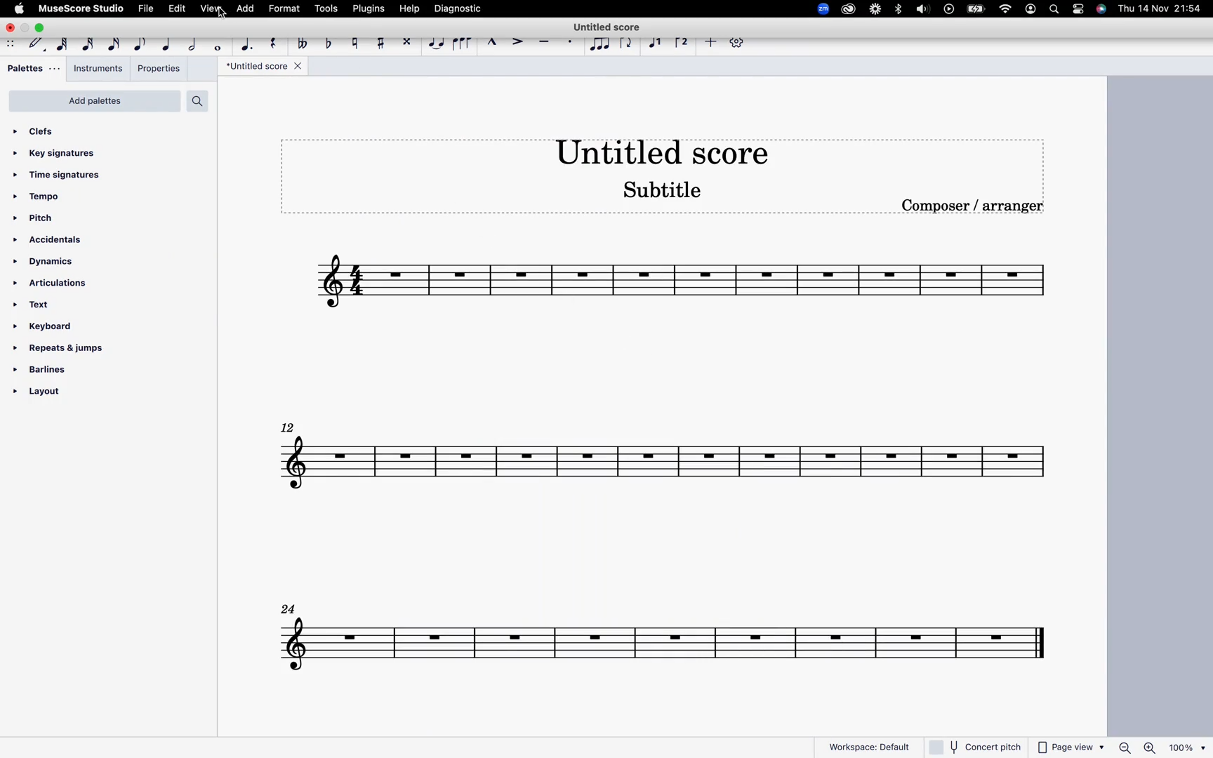 The height and width of the screenshot is (758, 1213). What do you see at coordinates (681, 44) in the screenshot?
I see `voice 2` at bounding box center [681, 44].